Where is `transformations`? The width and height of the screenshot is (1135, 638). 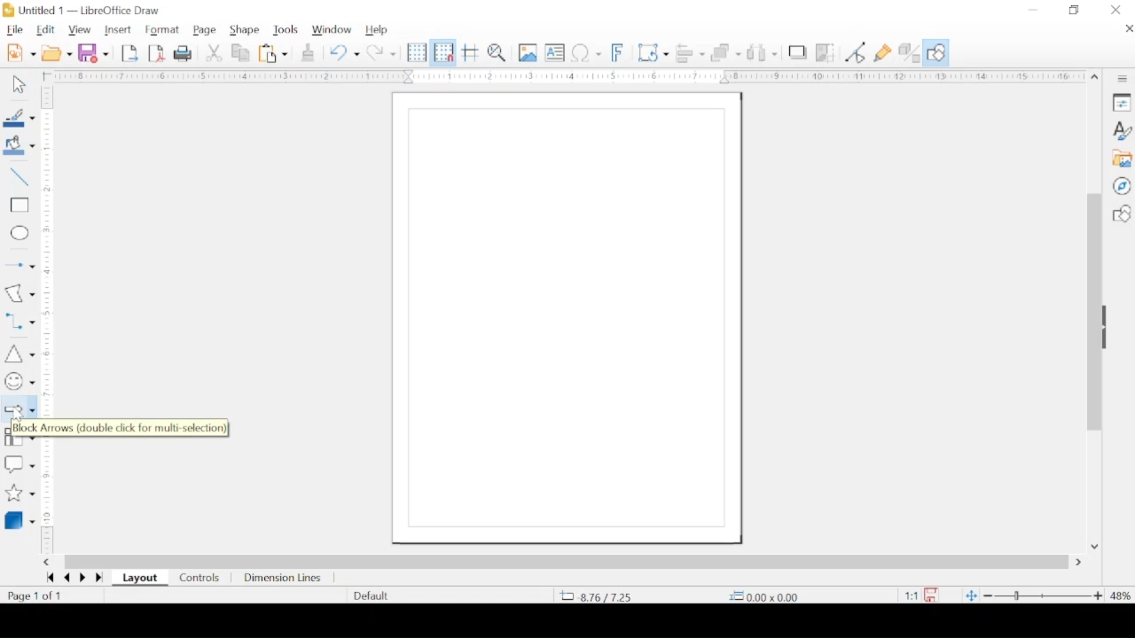
transformations is located at coordinates (653, 53).